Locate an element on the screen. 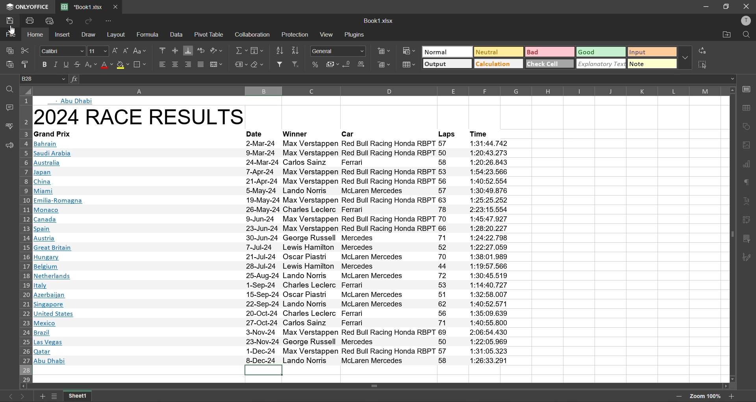 The width and height of the screenshot is (756, 402). pivot table is located at coordinates (212, 34).